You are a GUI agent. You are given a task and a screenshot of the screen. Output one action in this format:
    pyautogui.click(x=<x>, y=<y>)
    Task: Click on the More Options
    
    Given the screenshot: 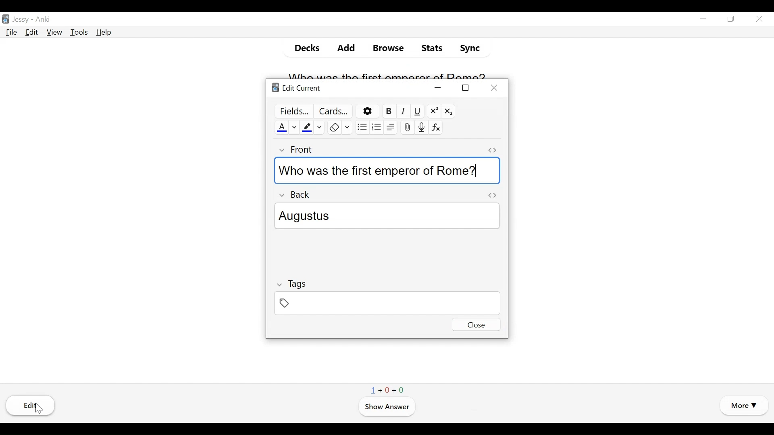 What is the action you would take?
    pyautogui.click(x=743, y=406)
    